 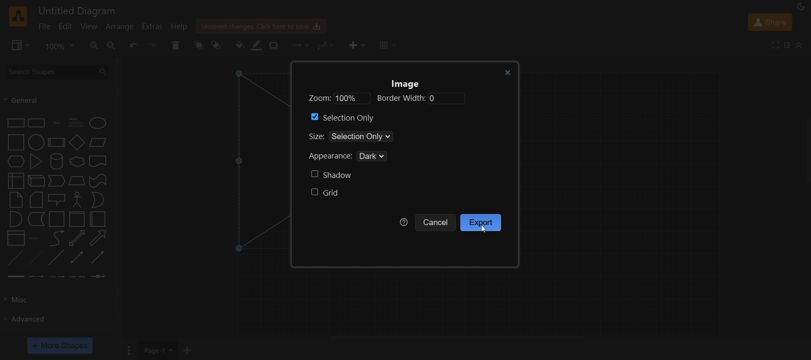 What do you see at coordinates (506, 72) in the screenshot?
I see `close` at bounding box center [506, 72].